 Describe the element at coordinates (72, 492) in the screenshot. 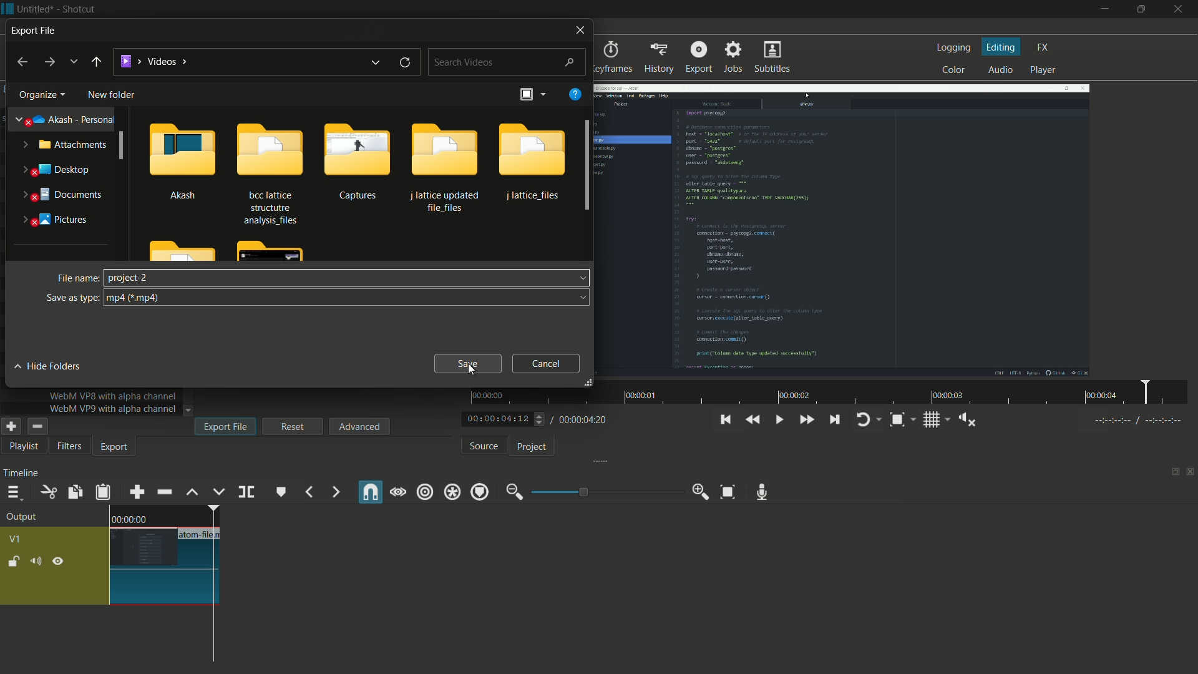

I see `copy` at that location.